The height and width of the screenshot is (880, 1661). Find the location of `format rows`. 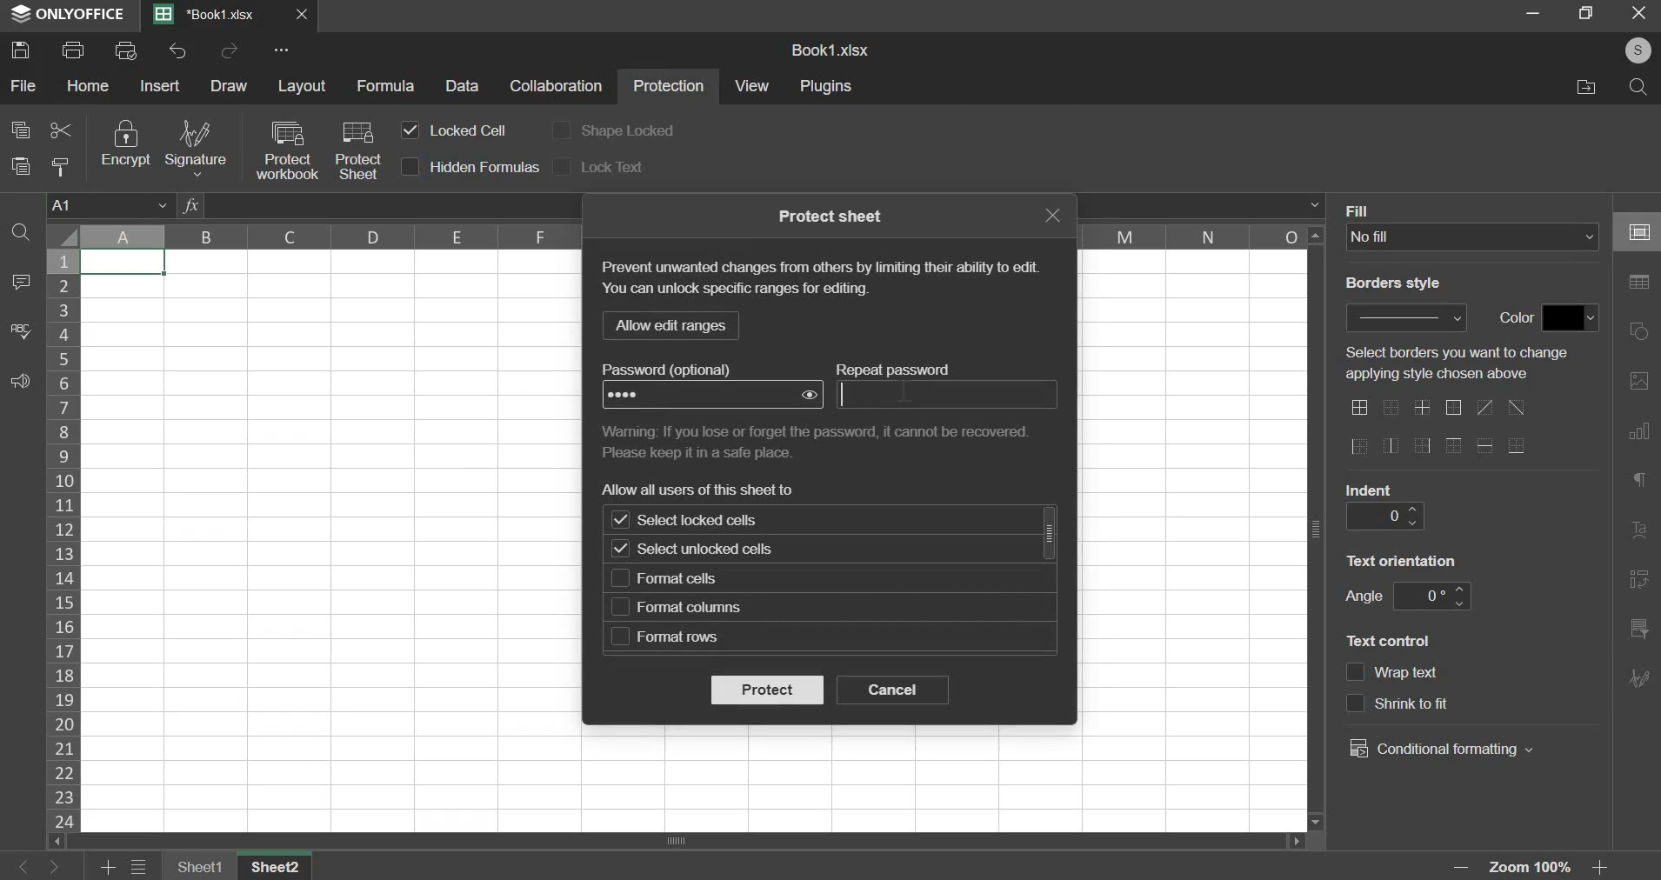

format rows is located at coordinates (678, 637).